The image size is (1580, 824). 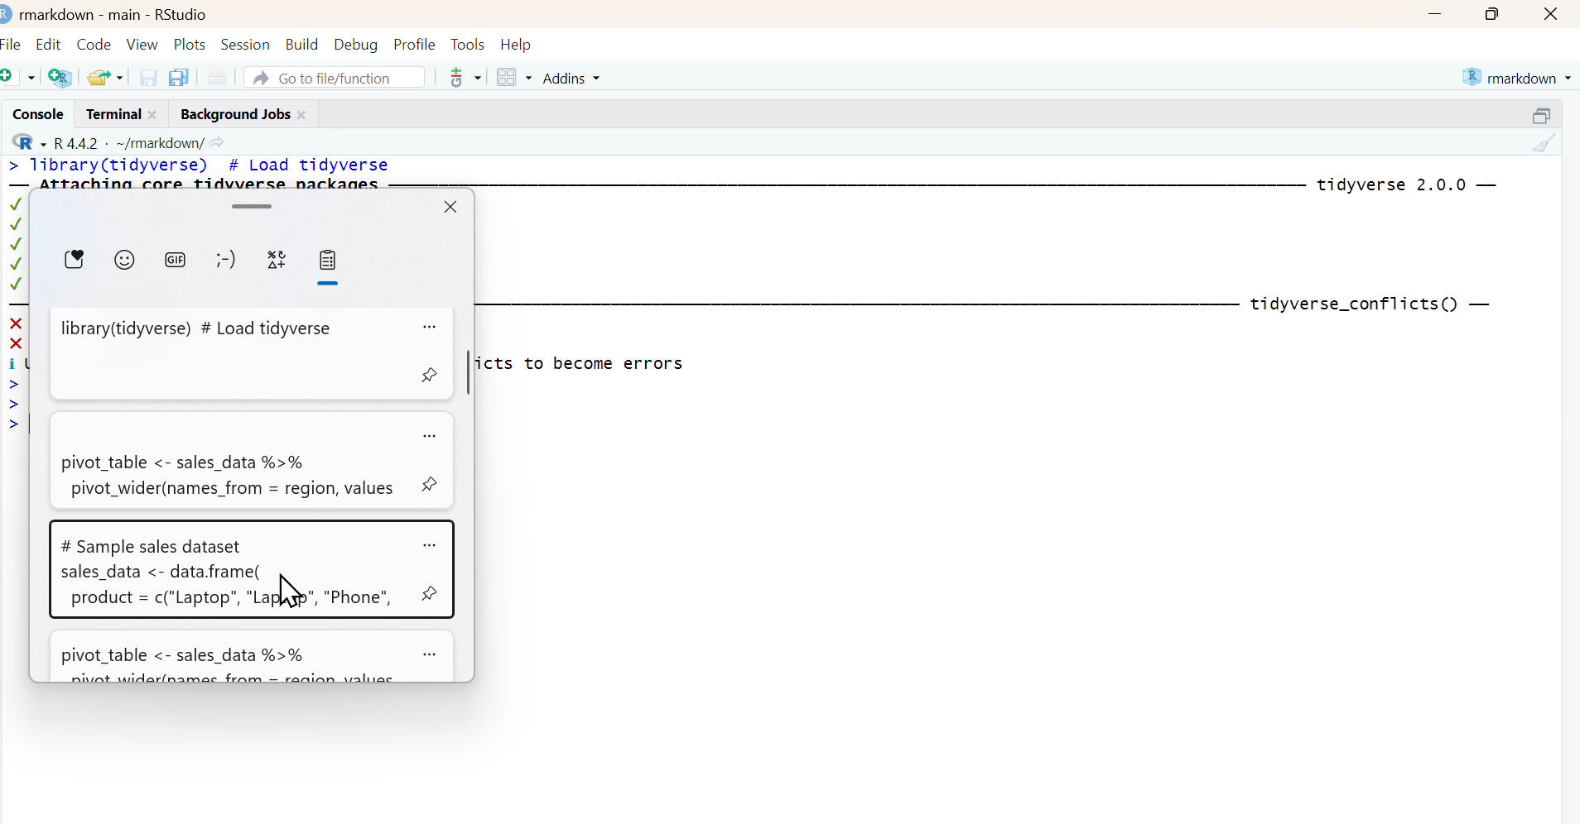 What do you see at coordinates (1554, 13) in the screenshot?
I see `close` at bounding box center [1554, 13].